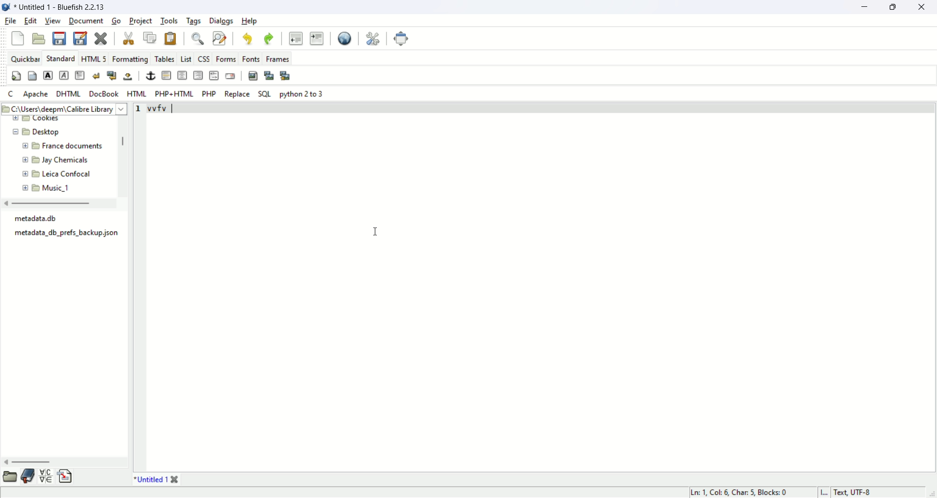 This screenshot has width=937, height=498. What do you see at coordinates (28, 477) in the screenshot?
I see `bookmark` at bounding box center [28, 477].